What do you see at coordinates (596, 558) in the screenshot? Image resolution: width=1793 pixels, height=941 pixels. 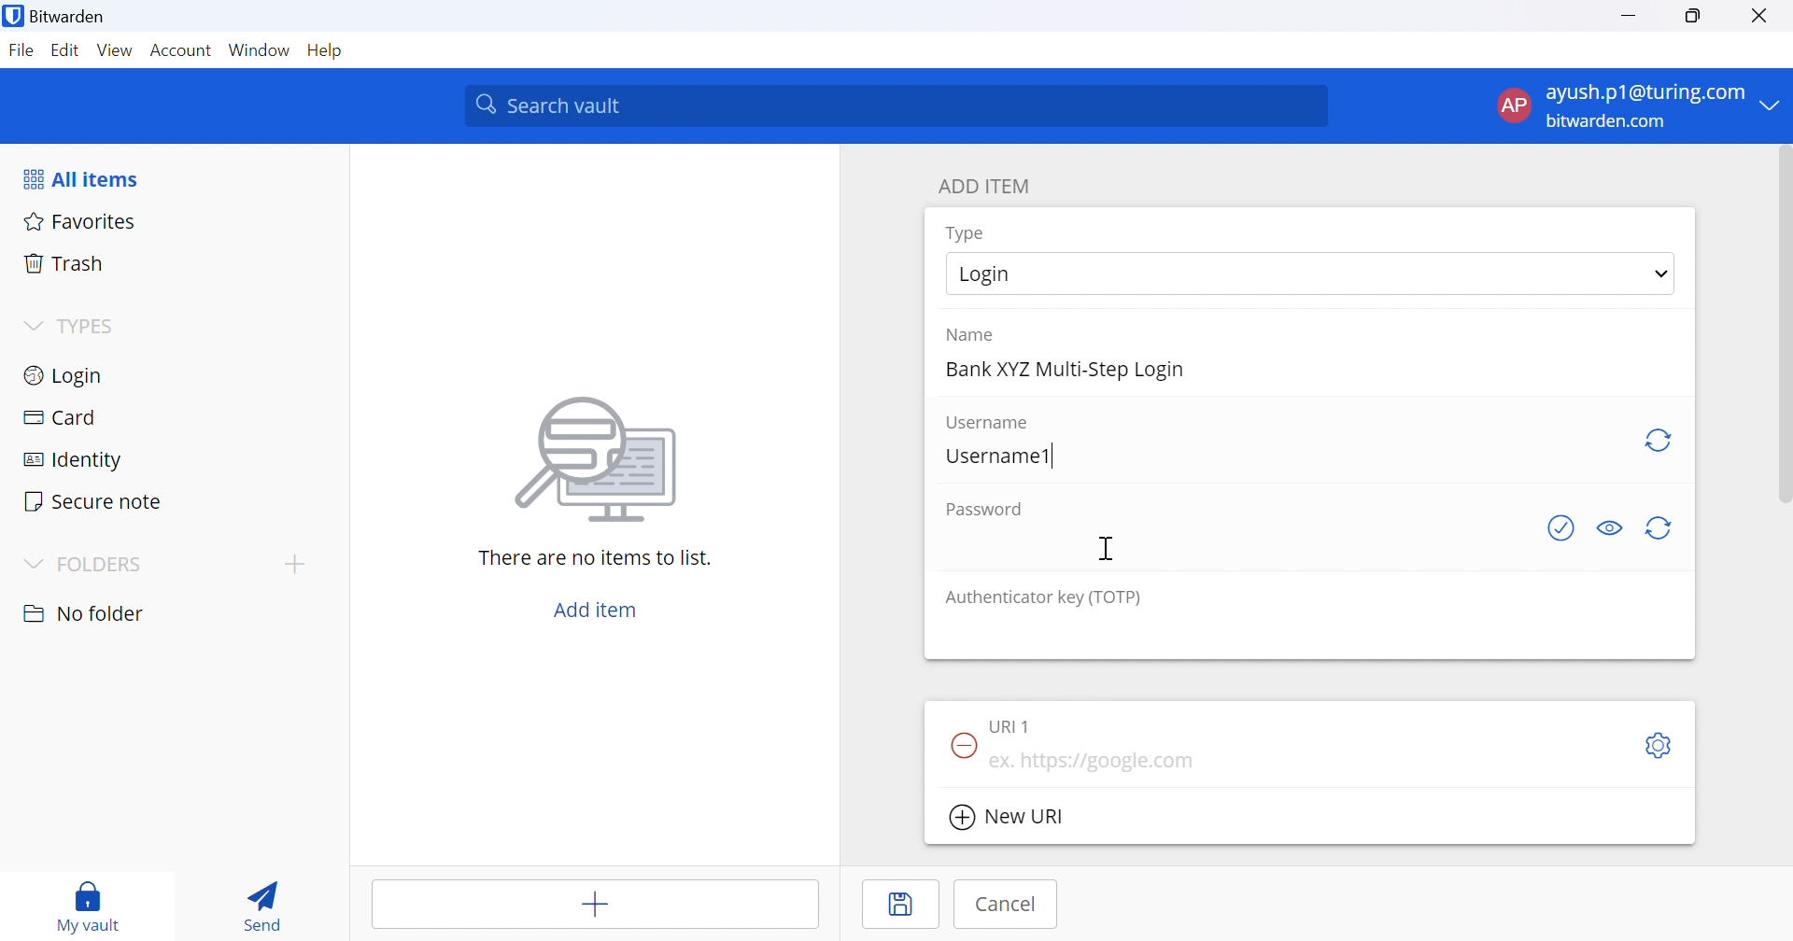 I see `There are no items to list.` at bounding box center [596, 558].